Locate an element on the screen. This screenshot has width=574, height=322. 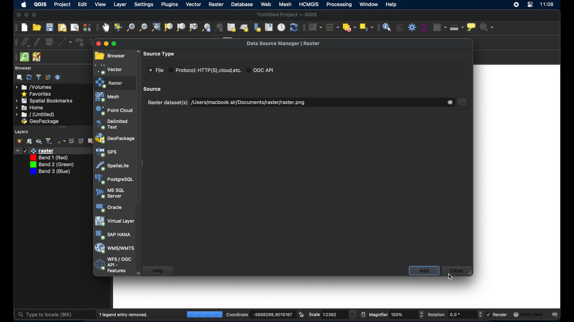
help is located at coordinates (159, 270).